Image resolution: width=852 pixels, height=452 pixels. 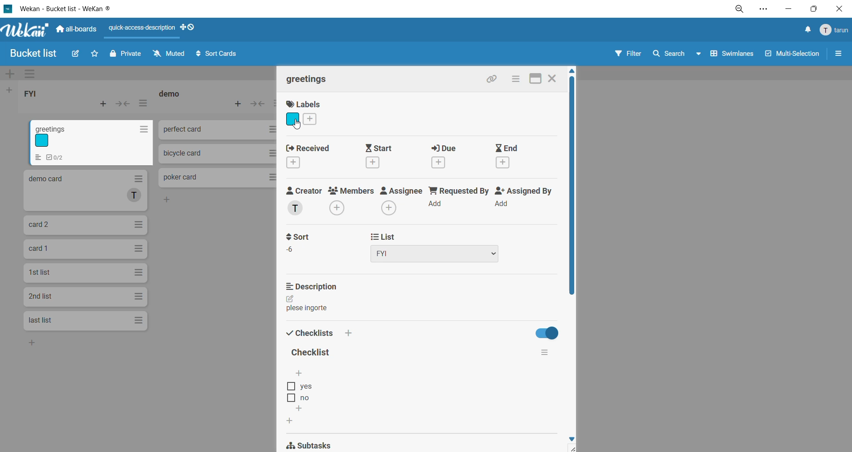 What do you see at coordinates (306, 113) in the screenshot?
I see `labels` at bounding box center [306, 113].